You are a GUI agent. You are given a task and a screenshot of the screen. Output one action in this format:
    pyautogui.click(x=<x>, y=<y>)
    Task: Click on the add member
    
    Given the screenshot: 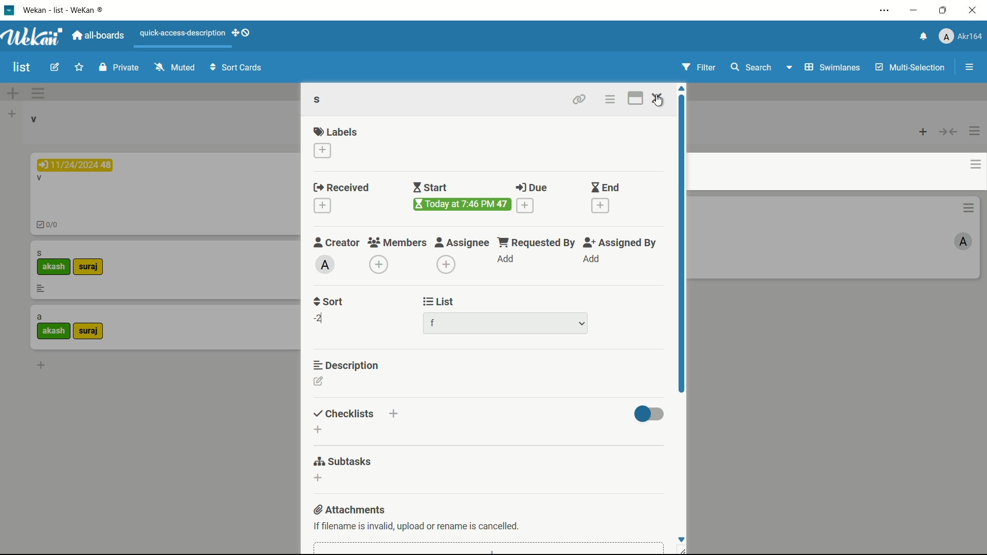 What is the action you would take?
    pyautogui.click(x=378, y=265)
    